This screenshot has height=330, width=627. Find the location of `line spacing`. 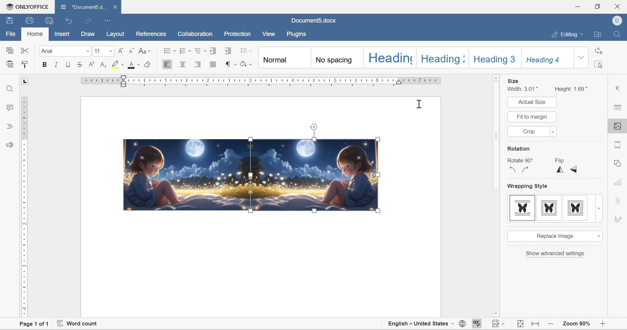

line spacing is located at coordinates (246, 50).